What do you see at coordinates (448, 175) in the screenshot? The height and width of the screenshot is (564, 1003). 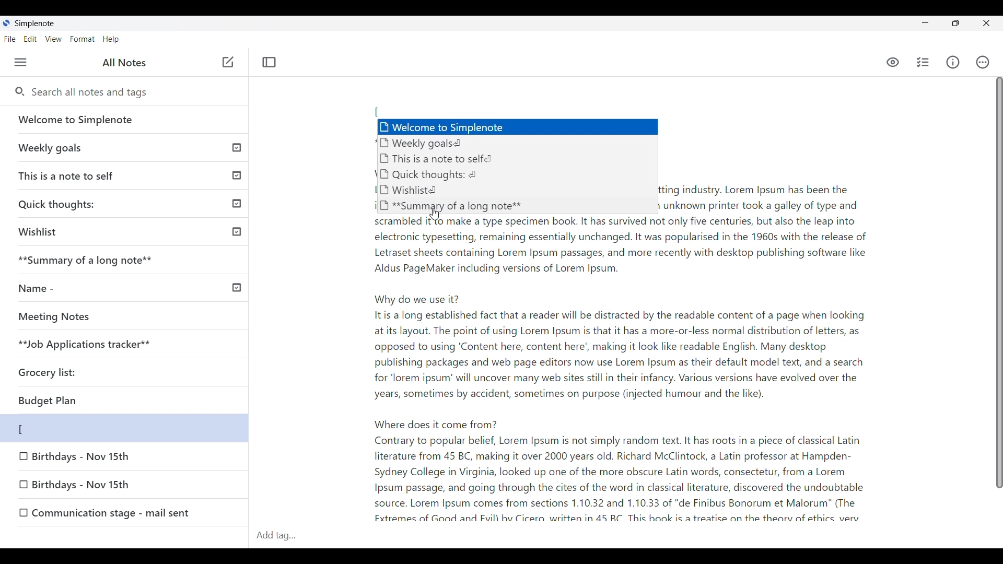 I see `Quick thoughts` at bounding box center [448, 175].